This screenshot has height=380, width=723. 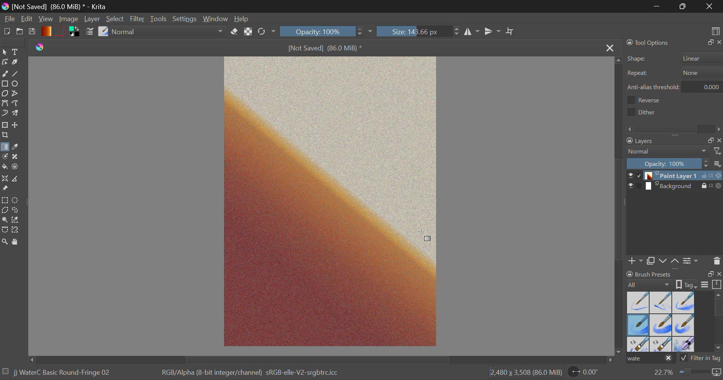 I want to click on menu, so click(x=718, y=165).